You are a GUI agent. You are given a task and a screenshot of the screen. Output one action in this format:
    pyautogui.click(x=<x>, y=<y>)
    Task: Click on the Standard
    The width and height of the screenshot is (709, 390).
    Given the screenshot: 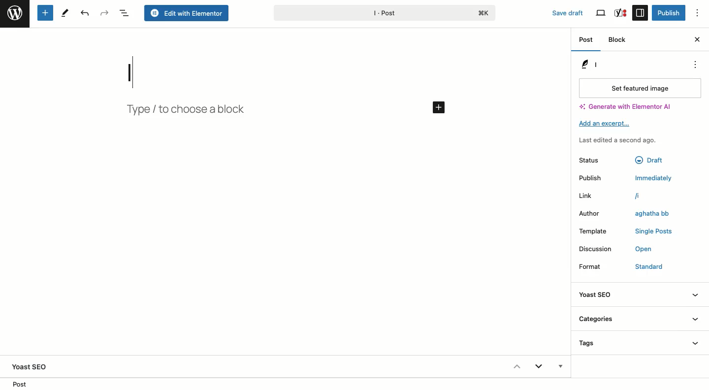 What is the action you would take?
    pyautogui.click(x=646, y=267)
    